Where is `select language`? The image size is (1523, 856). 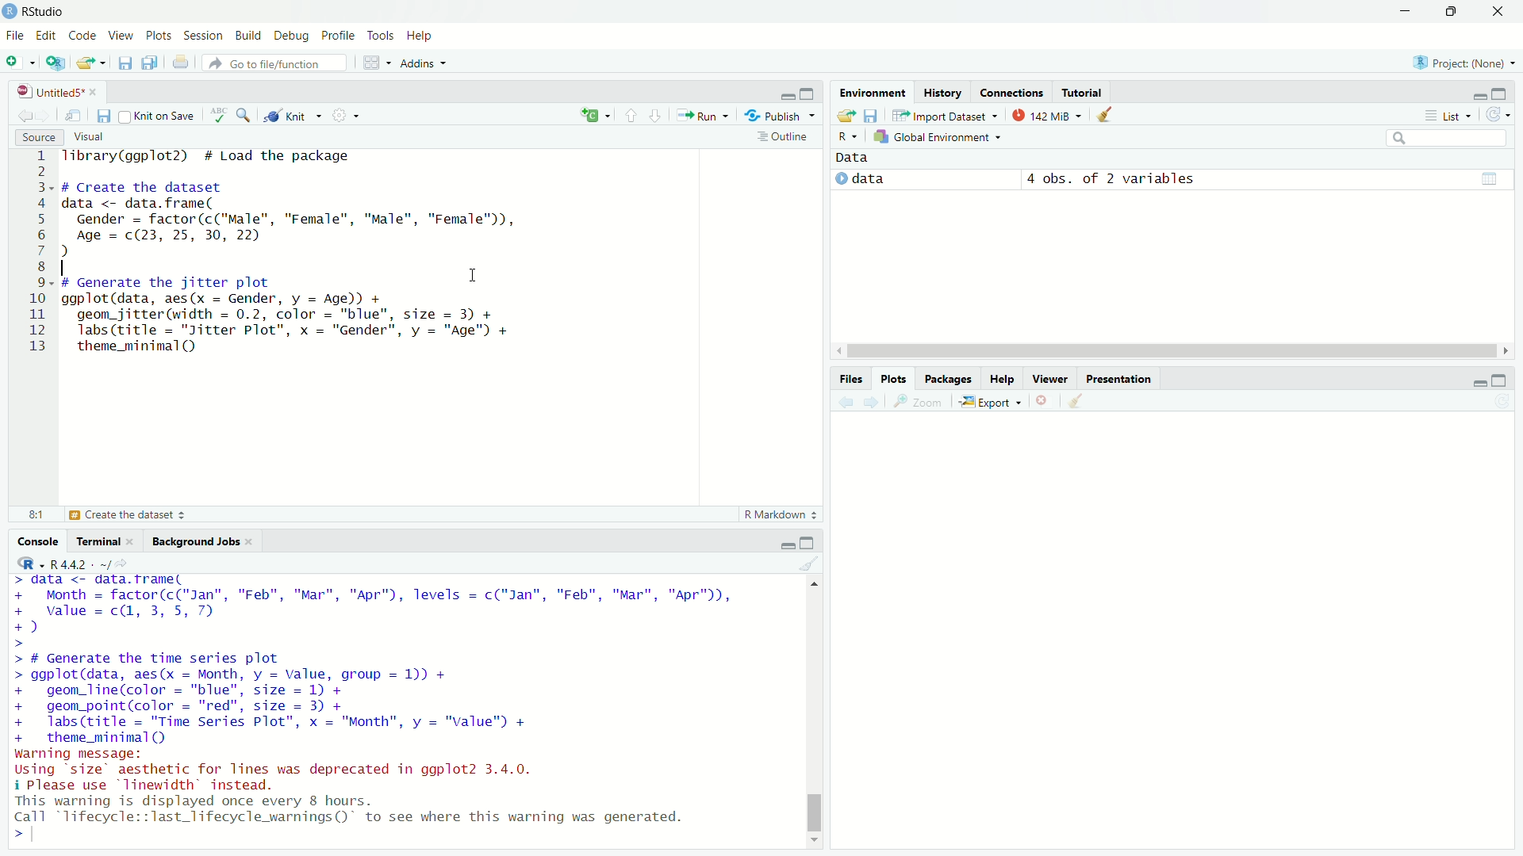
select language is located at coordinates (846, 138).